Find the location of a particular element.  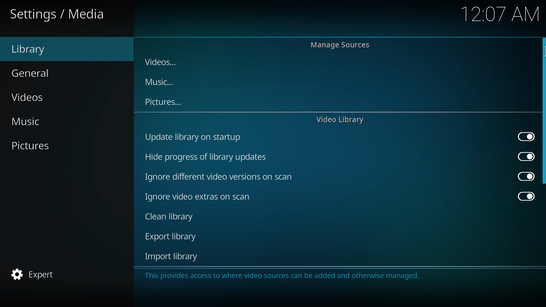

pictures is located at coordinates (29, 146).